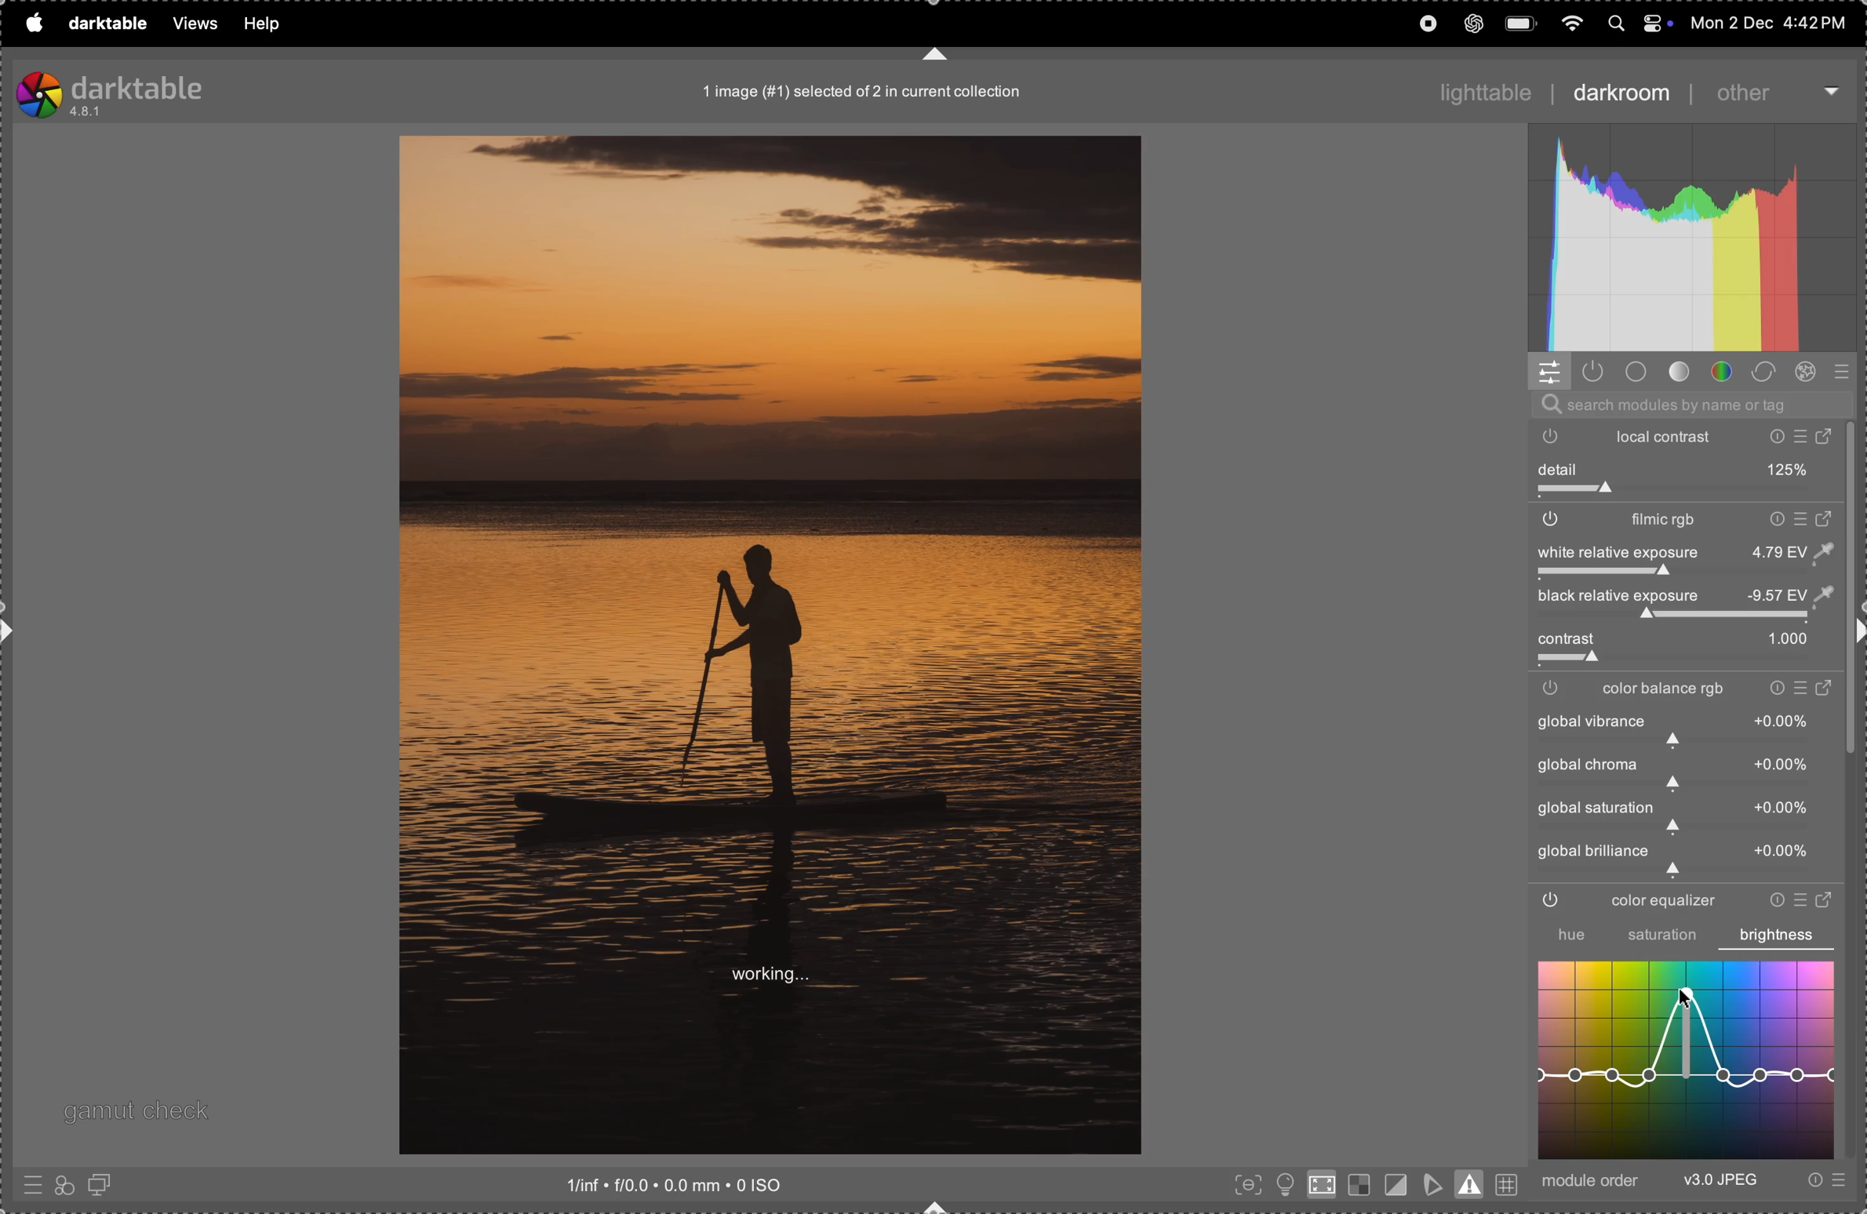 This screenshot has height=1214, width=1867. Describe the element at coordinates (1356, 1186) in the screenshot. I see `toggle indication of raw exposure` at that location.